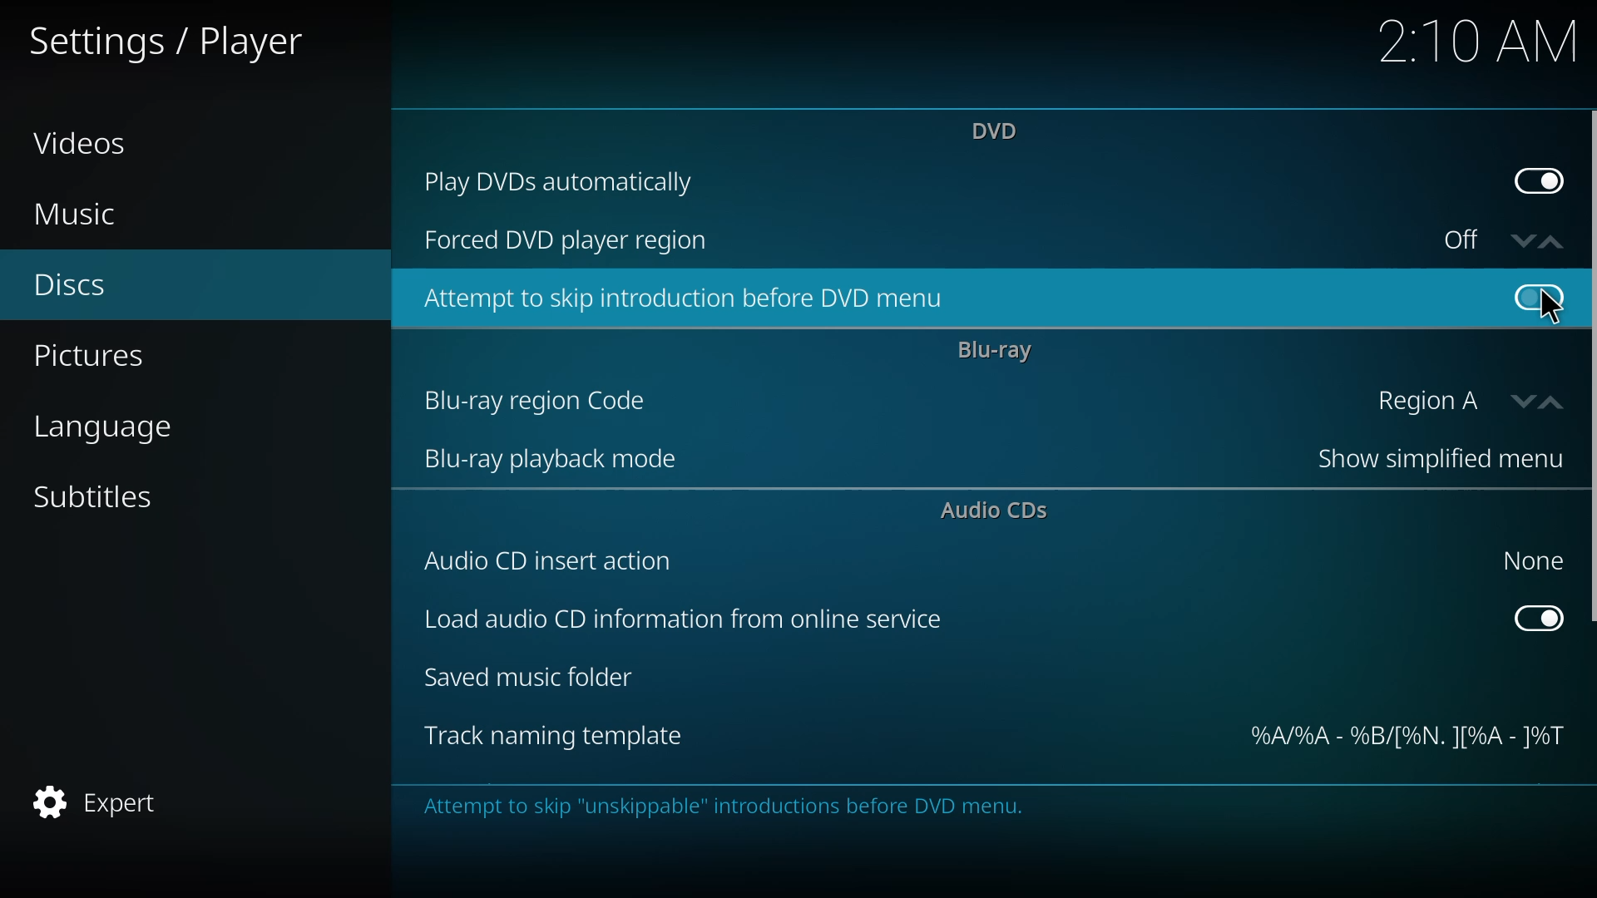 The image size is (1597, 898). What do you see at coordinates (1595, 366) in the screenshot?
I see `scroll bar` at bounding box center [1595, 366].